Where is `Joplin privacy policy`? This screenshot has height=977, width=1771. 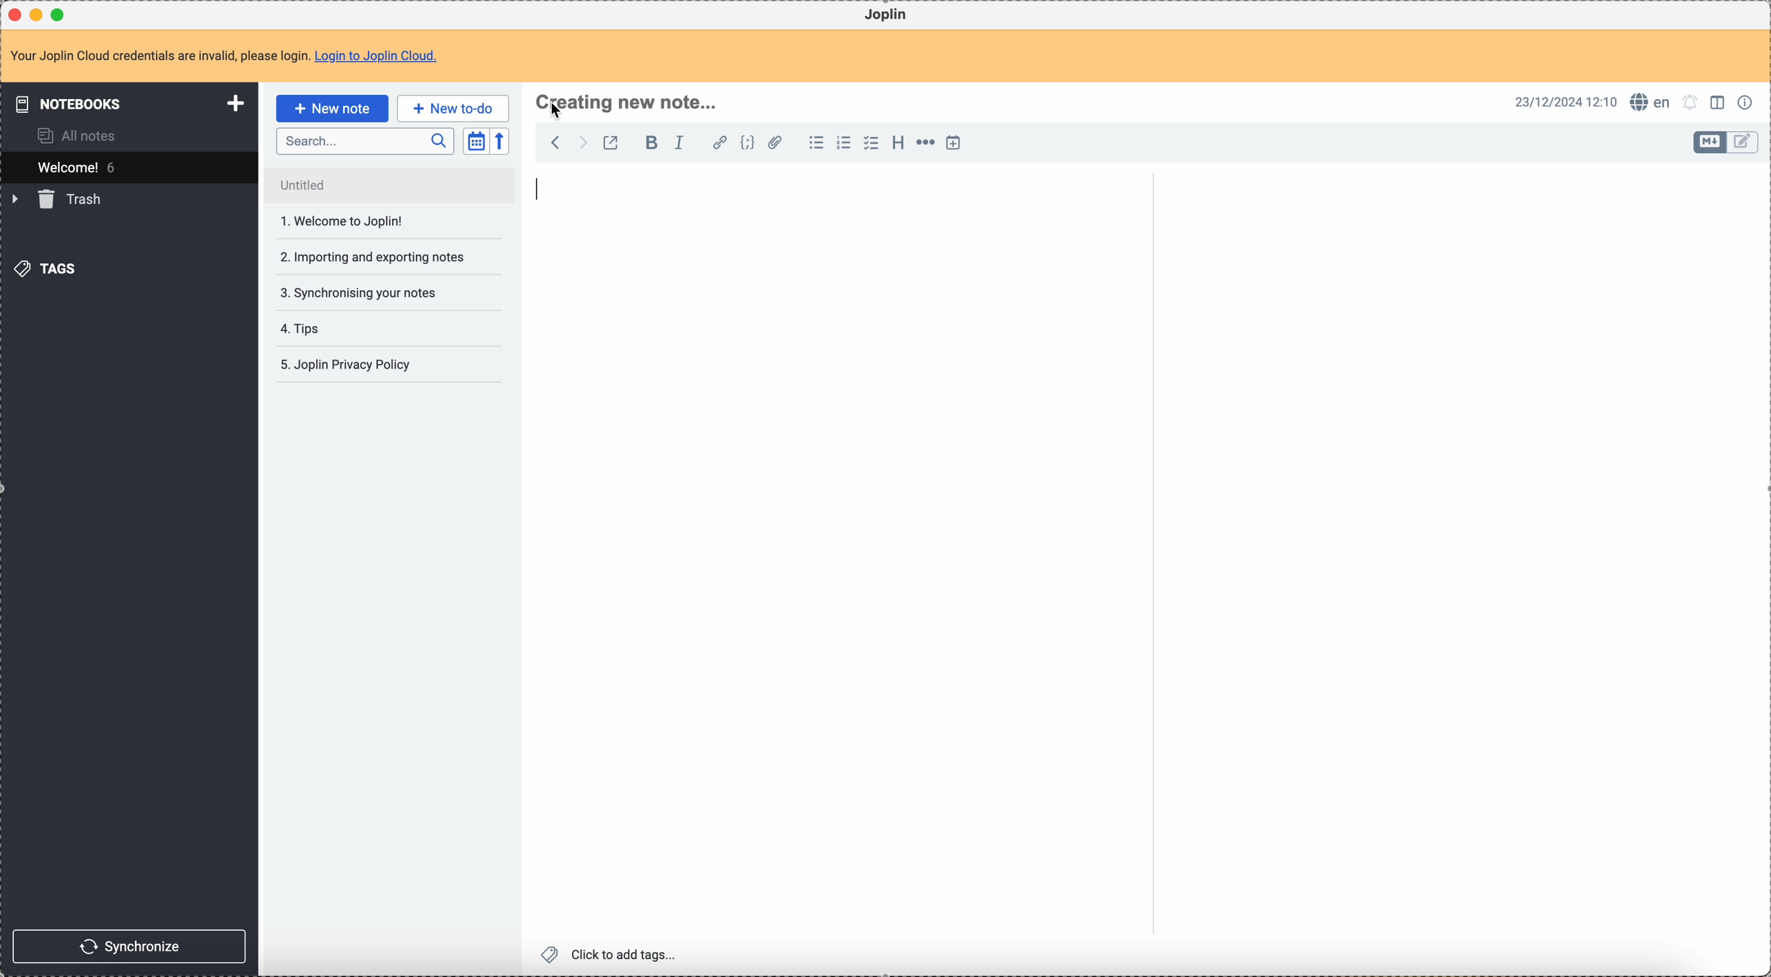
Joplin privacy policy is located at coordinates (344, 328).